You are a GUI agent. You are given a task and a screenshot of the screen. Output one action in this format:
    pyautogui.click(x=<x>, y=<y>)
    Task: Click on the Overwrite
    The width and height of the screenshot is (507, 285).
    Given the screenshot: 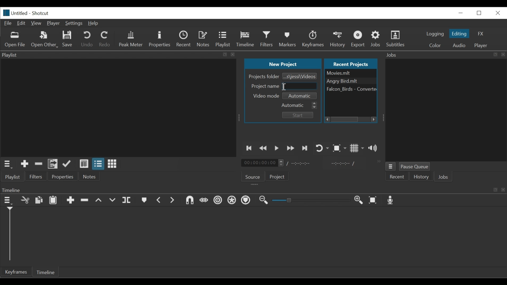 What is the action you would take?
    pyautogui.click(x=112, y=200)
    